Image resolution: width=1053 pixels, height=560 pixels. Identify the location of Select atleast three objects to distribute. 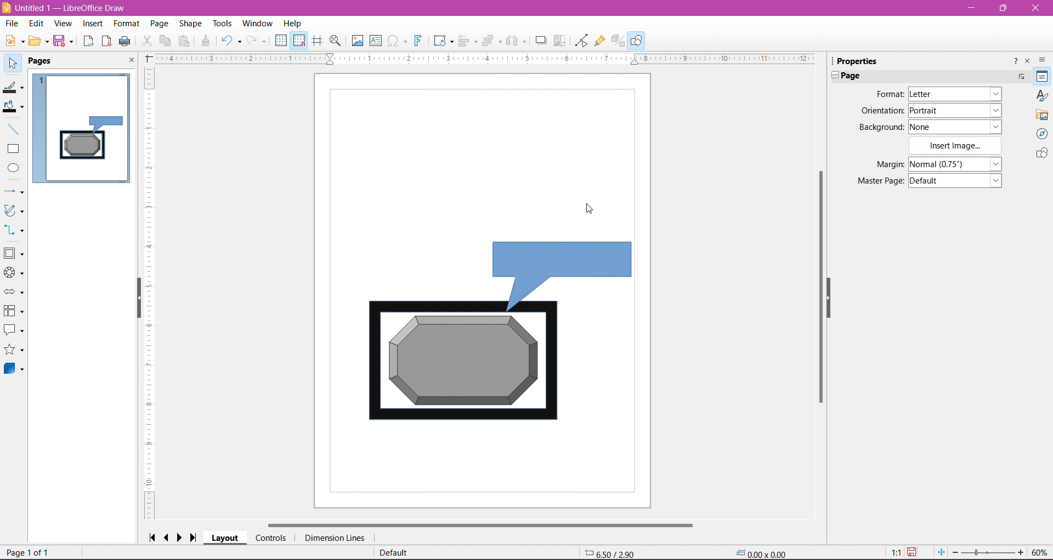
(516, 41).